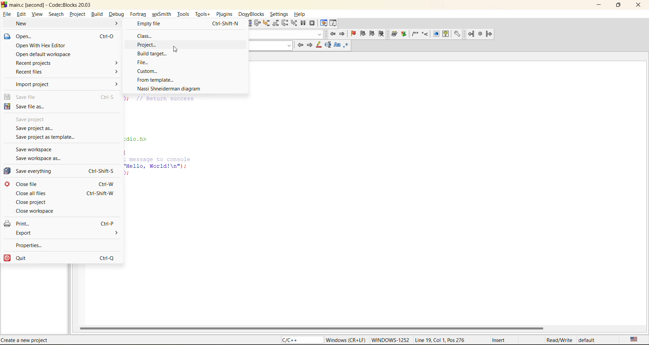  What do you see at coordinates (25, 339) in the screenshot?
I see `Create a new project` at bounding box center [25, 339].